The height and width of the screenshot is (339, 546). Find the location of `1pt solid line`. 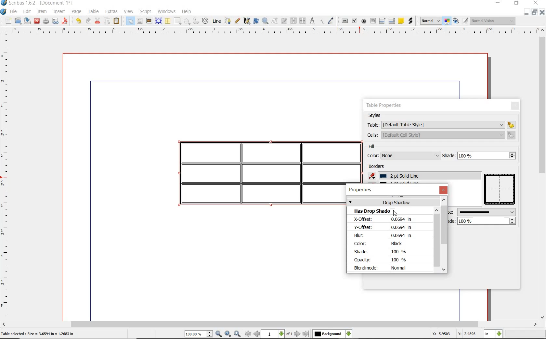

1pt solid line is located at coordinates (403, 176).